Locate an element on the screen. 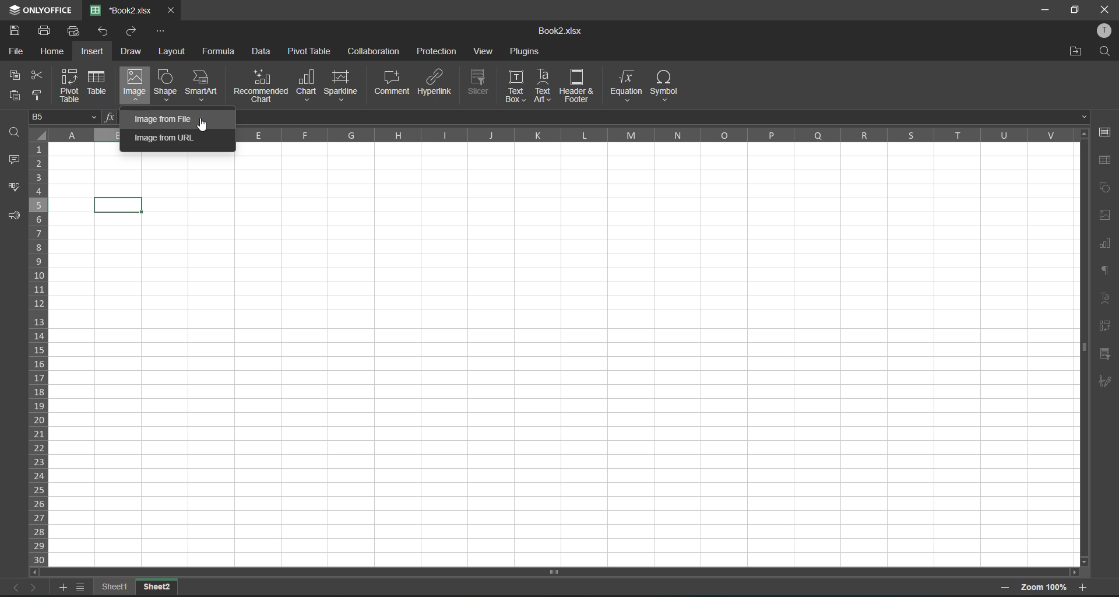 Image resolution: width=1119 pixels, height=597 pixels. spellcheck is located at coordinates (14, 189).